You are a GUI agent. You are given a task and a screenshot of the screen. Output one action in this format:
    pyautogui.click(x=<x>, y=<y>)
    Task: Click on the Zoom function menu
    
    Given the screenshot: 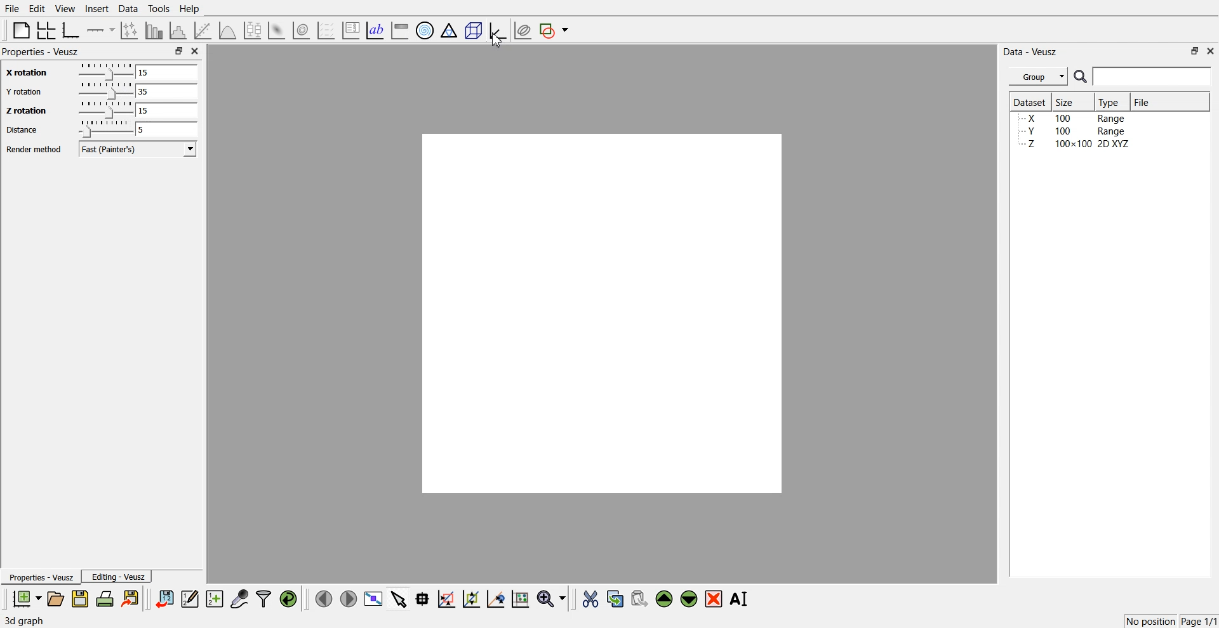 What is the action you would take?
    pyautogui.click(x=553, y=598)
    